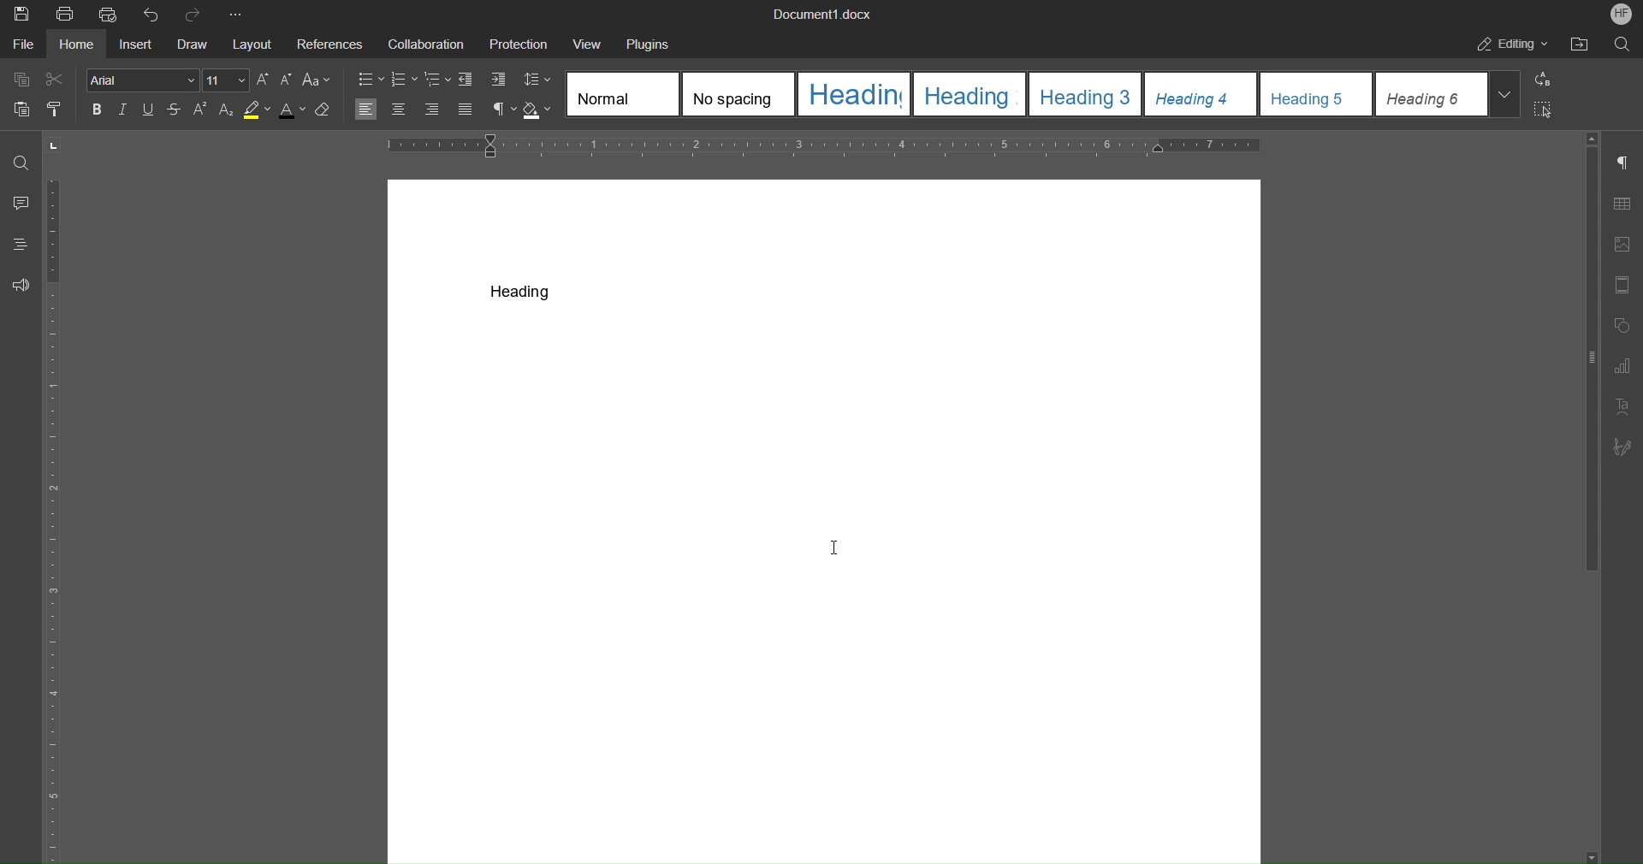 Image resolution: width=1643 pixels, height=864 pixels. What do you see at coordinates (1593, 139) in the screenshot?
I see `Move up` at bounding box center [1593, 139].